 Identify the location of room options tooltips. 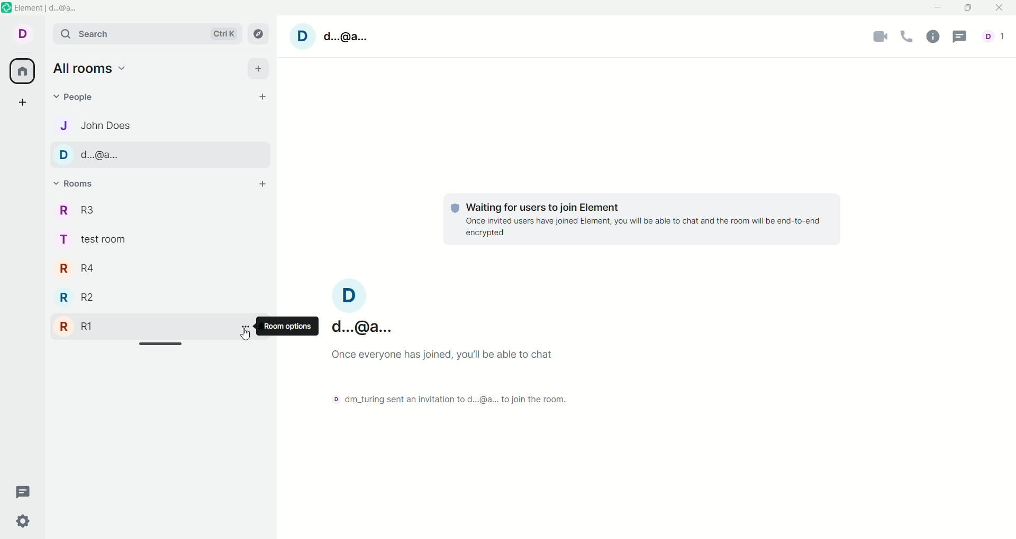
(285, 325).